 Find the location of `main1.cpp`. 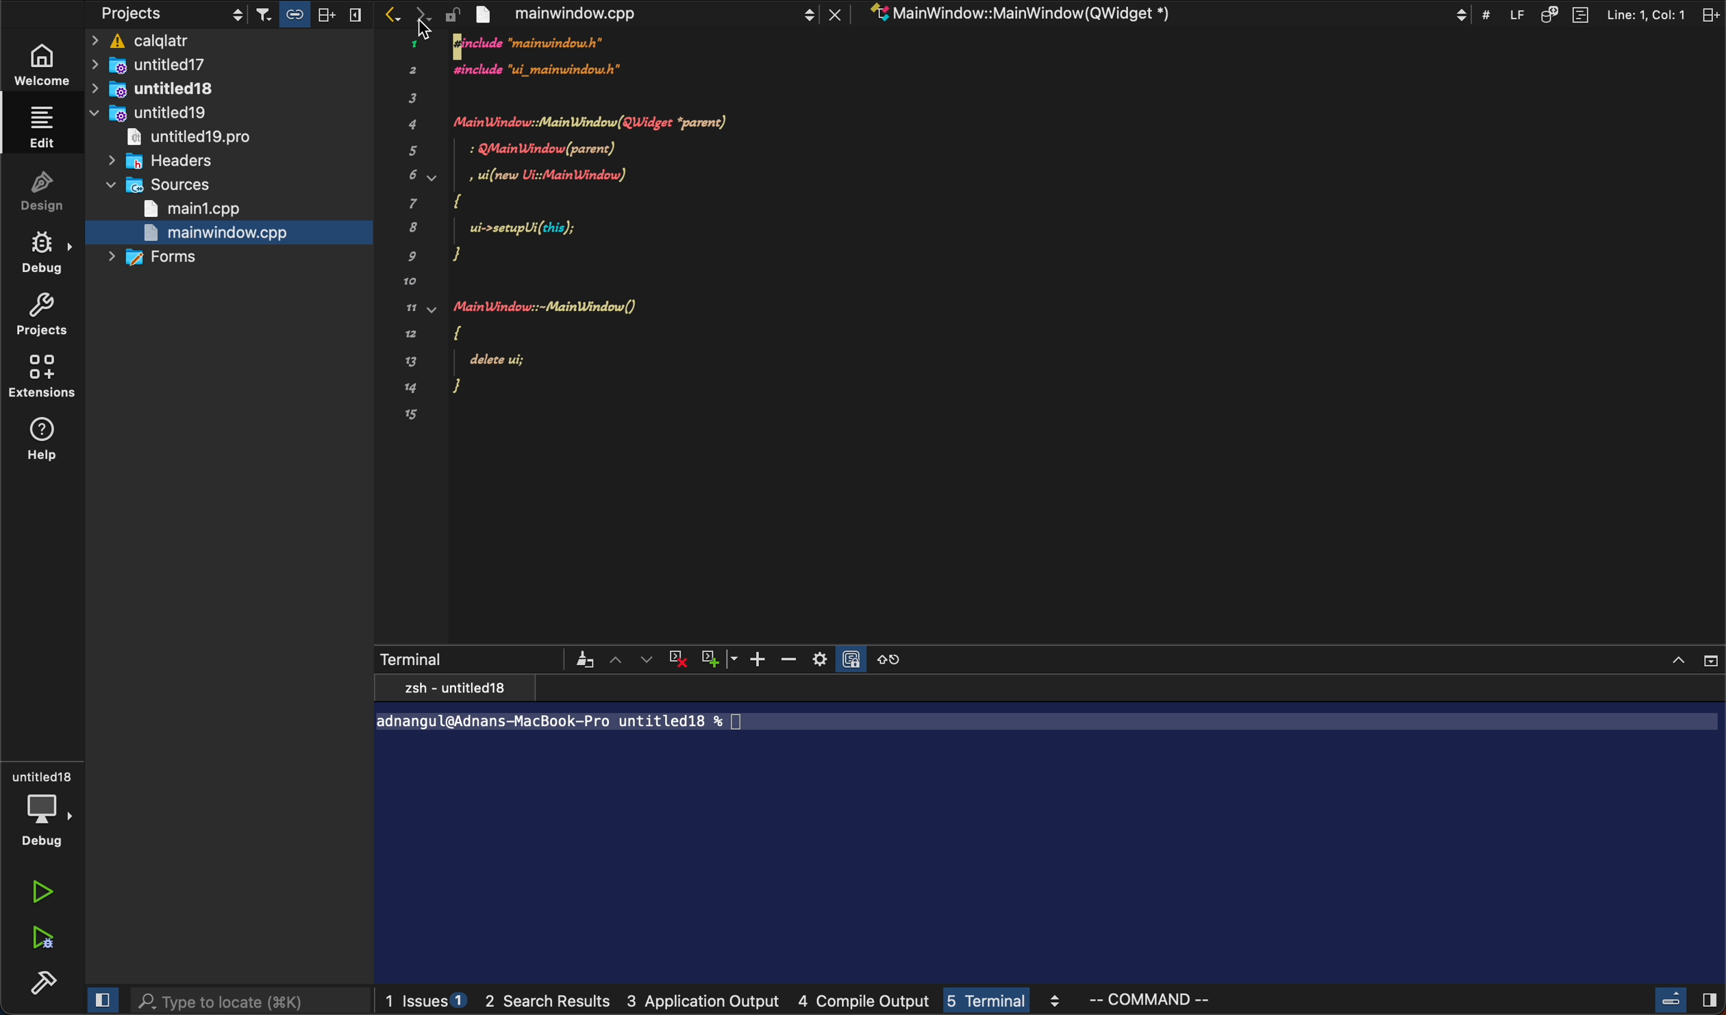

main1.cpp is located at coordinates (197, 209).